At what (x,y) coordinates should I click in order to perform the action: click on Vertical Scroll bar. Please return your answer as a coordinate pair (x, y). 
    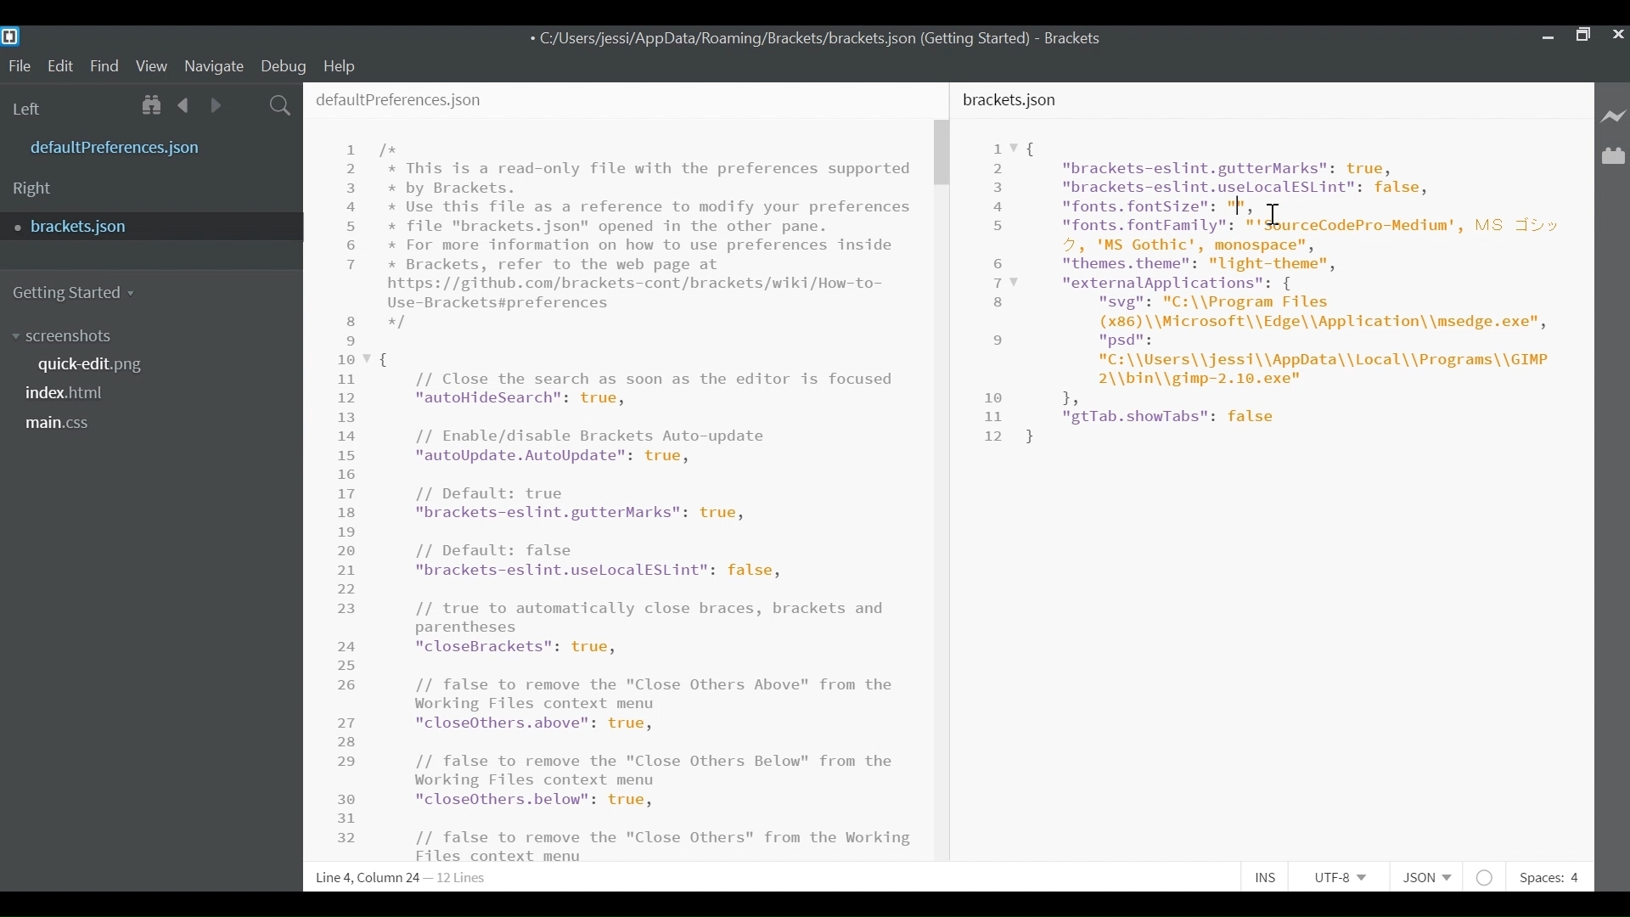
    Looking at the image, I should click on (943, 154).